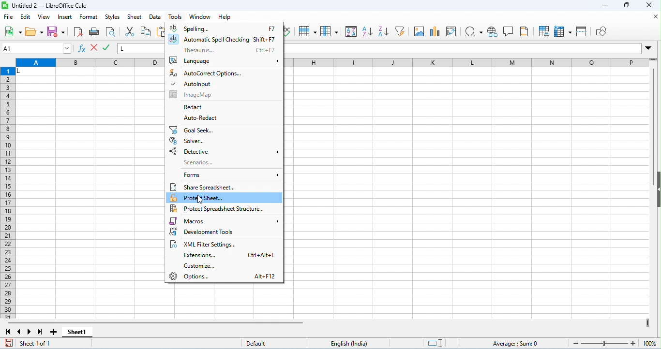 Image resolution: width=661 pixels, height=349 pixels. I want to click on spelling, so click(289, 32).